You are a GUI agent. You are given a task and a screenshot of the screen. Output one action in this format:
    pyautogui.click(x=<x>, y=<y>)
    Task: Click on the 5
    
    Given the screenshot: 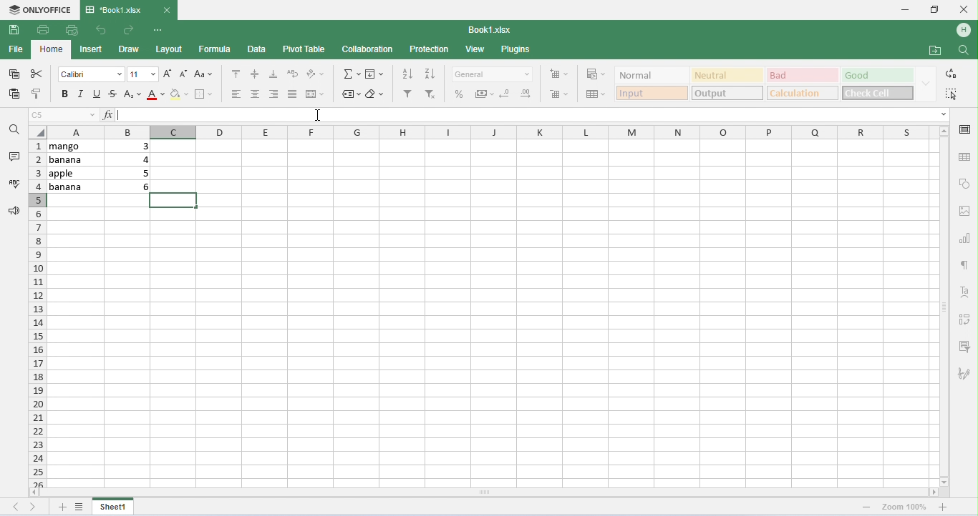 What is the action you would take?
    pyautogui.click(x=142, y=174)
    